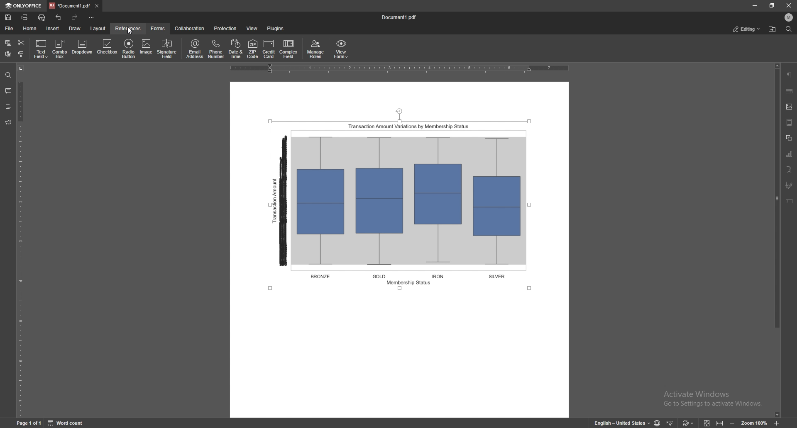 The width and height of the screenshot is (797, 428). What do you see at coordinates (96, 6) in the screenshot?
I see `close tab` at bounding box center [96, 6].